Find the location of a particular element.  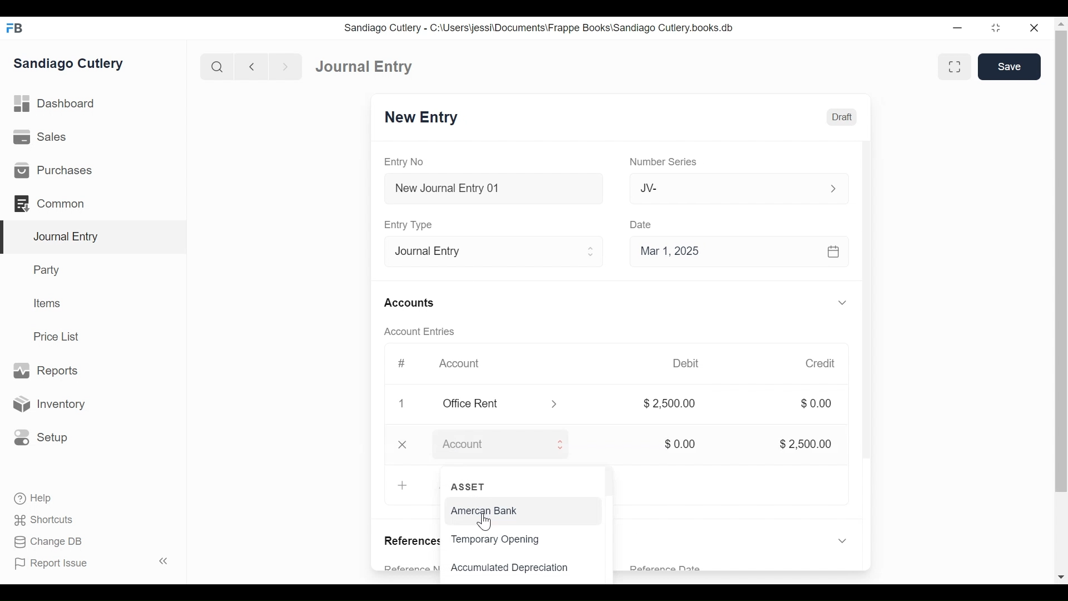

Account is located at coordinates (466, 364).